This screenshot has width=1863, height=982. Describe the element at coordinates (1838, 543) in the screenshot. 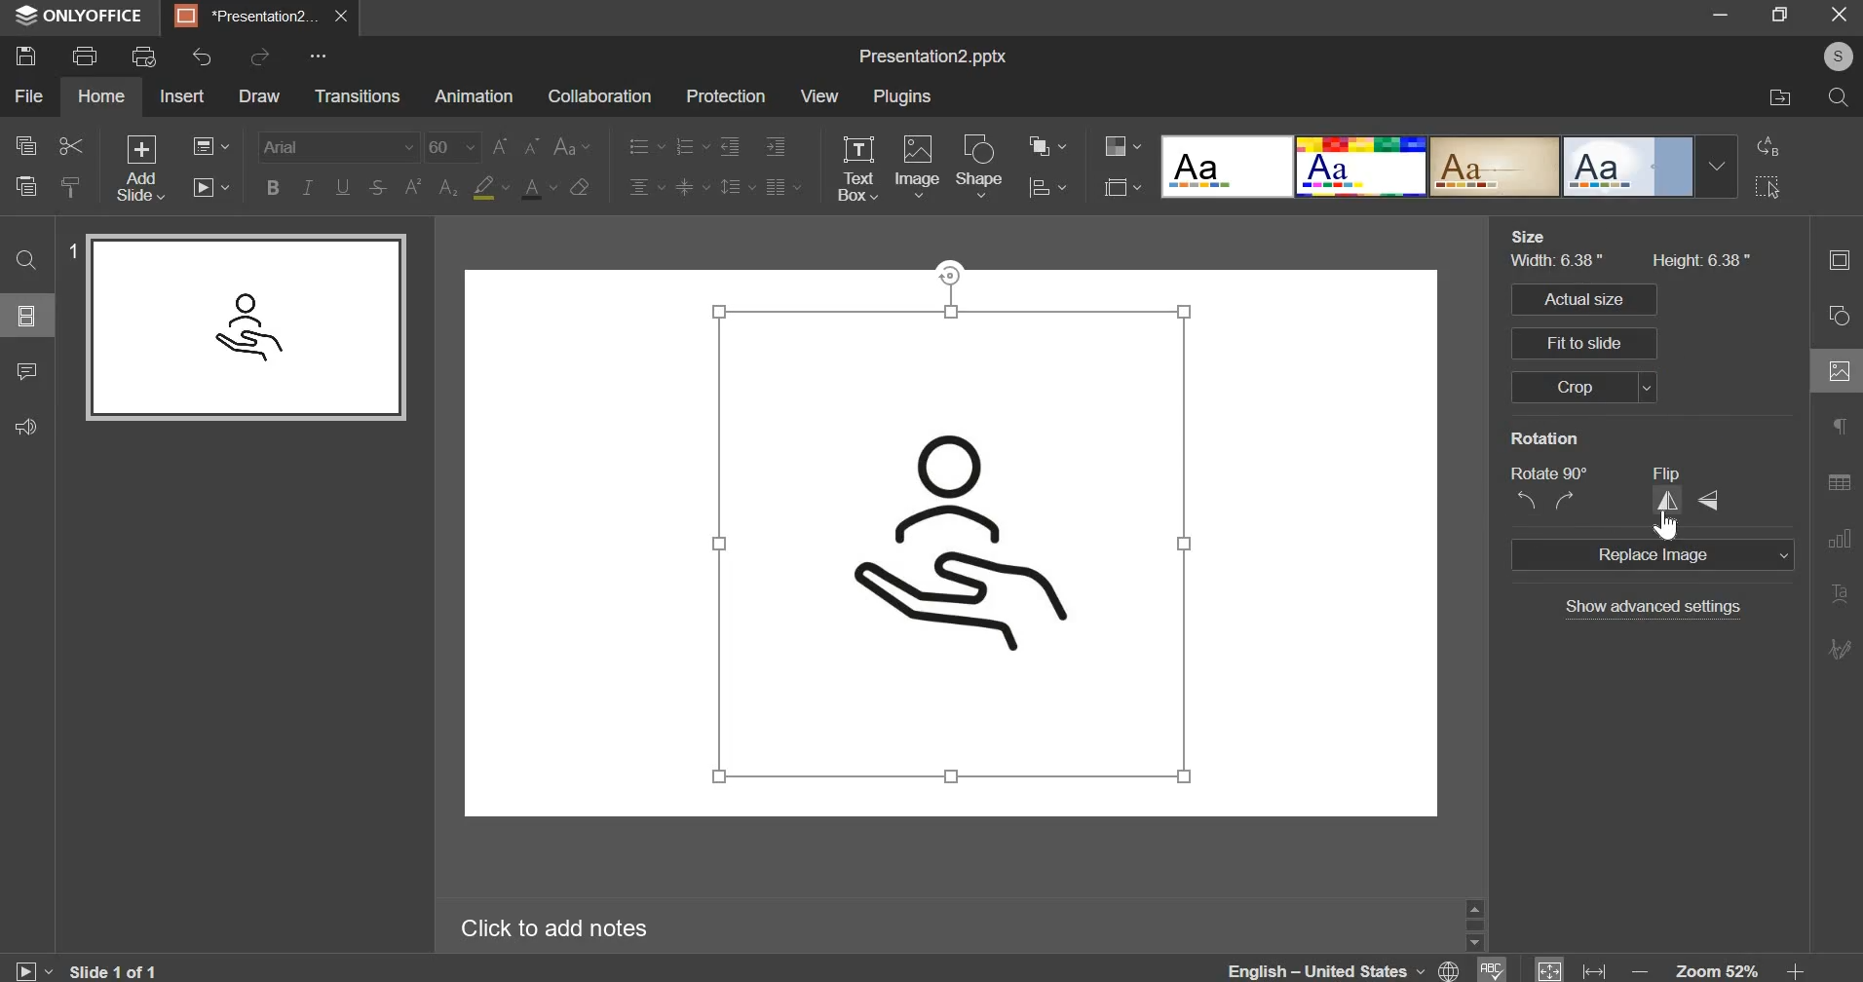

I see `chart` at that location.